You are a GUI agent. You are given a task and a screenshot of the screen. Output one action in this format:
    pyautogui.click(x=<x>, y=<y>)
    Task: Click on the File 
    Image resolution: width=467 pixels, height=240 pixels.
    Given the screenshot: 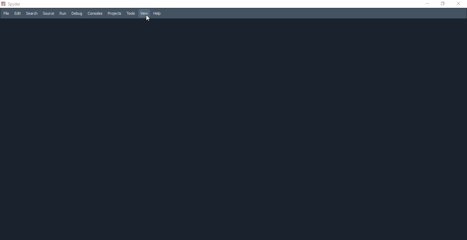 What is the action you would take?
    pyautogui.click(x=6, y=13)
    